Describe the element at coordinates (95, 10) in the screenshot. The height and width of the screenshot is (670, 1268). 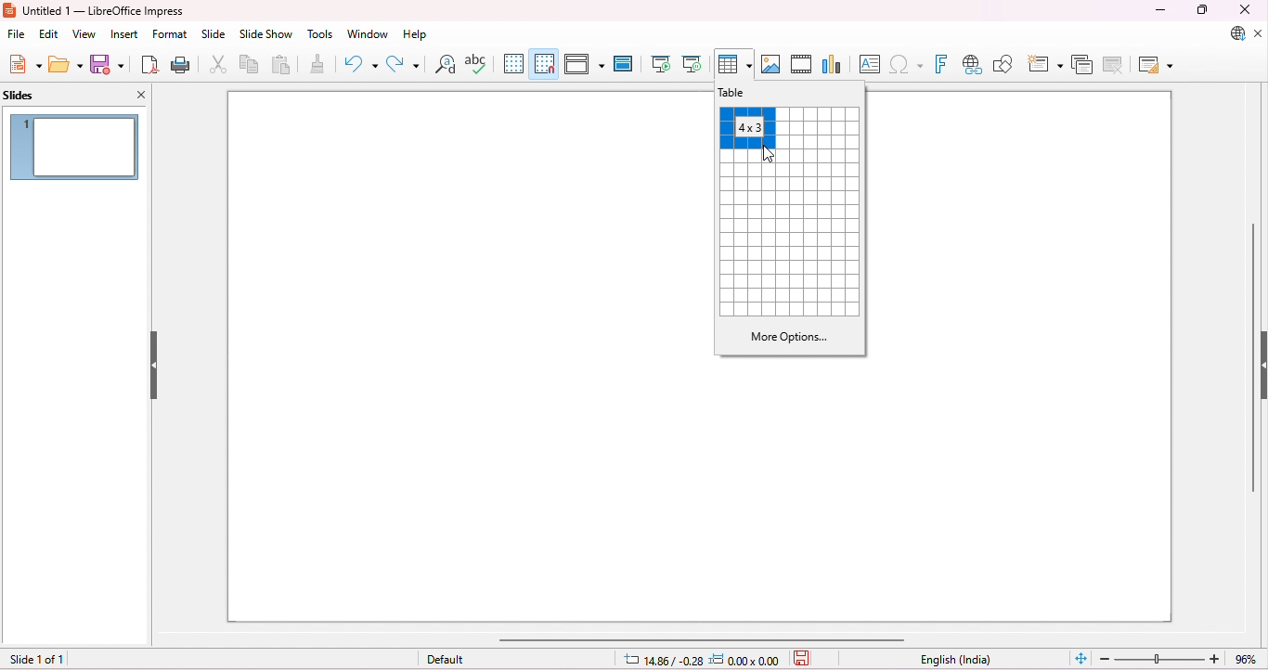
I see `untitled 1- libreoffice impress` at that location.